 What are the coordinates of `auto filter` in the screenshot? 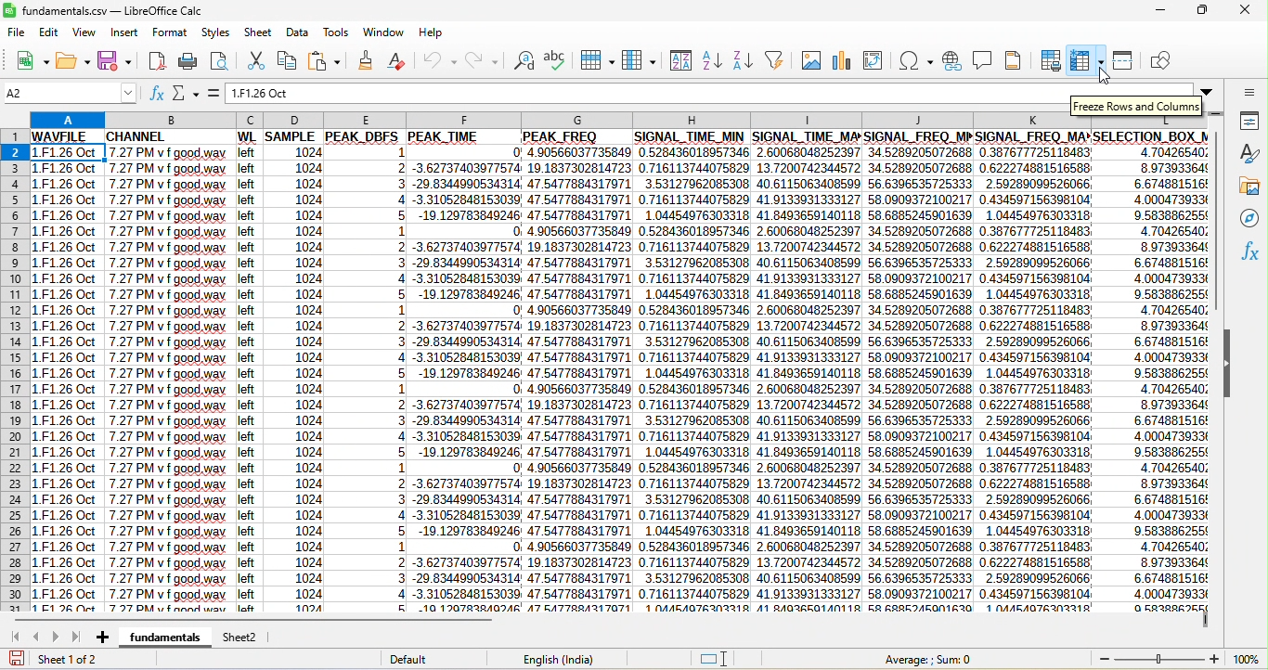 It's located at (773, 60).